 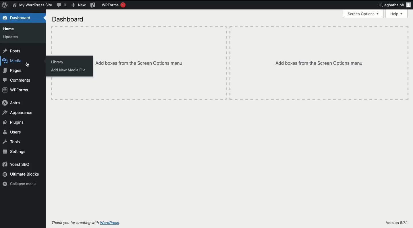 What do you see at coordinates (79, 6) in the screenshot?
I see `New` at bounding box center [79, 6].